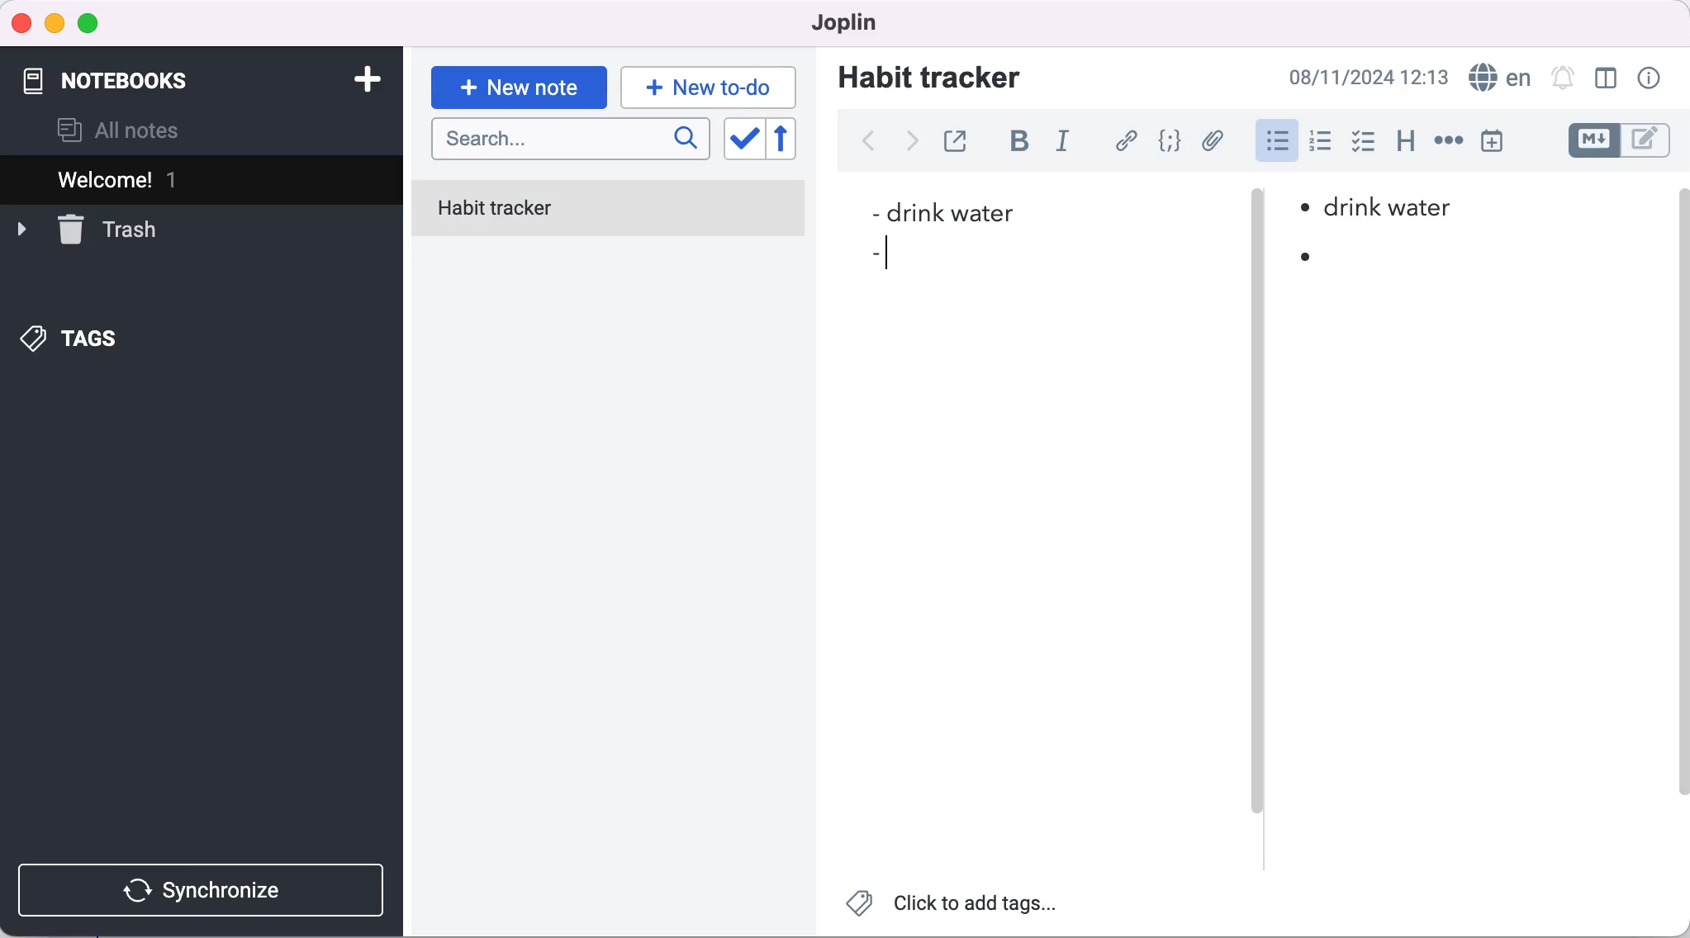  What do you see at coordinates (793, 140) in the screenshot?
I see `reverse sort order` at bounding box center [793, 140].